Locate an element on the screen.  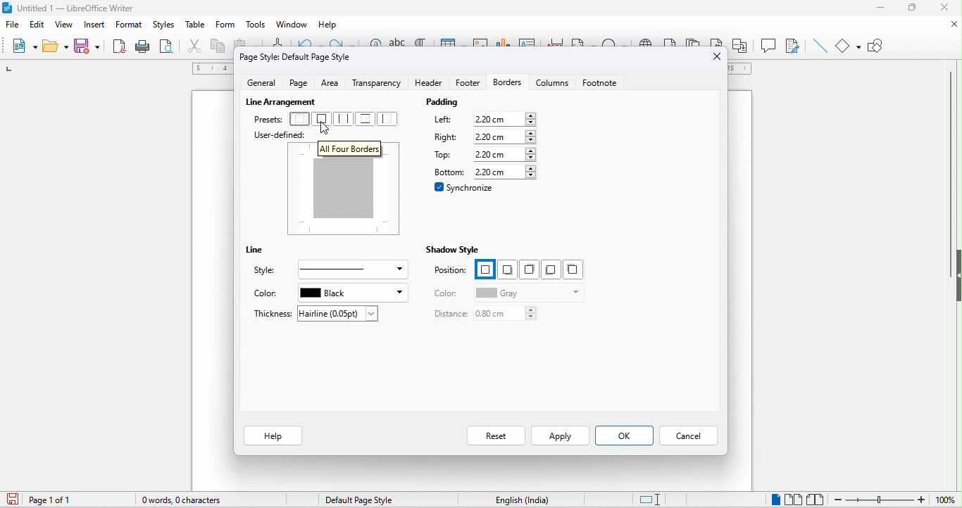
color is located at coordinates (447, 293).